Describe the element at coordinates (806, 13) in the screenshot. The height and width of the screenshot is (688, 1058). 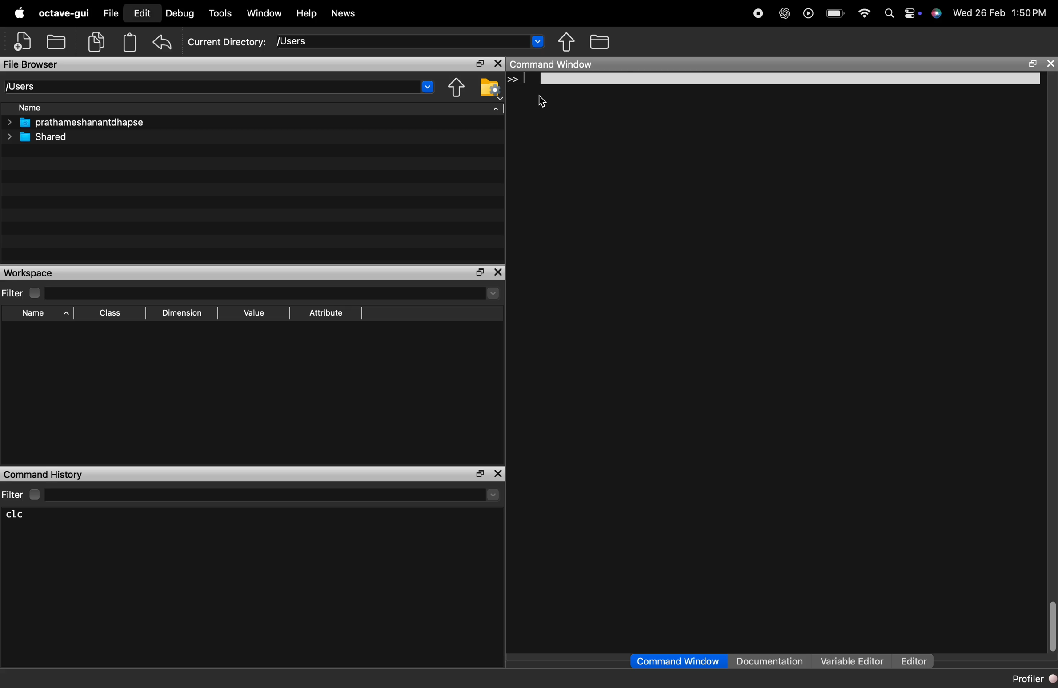
I see `play` at that location.